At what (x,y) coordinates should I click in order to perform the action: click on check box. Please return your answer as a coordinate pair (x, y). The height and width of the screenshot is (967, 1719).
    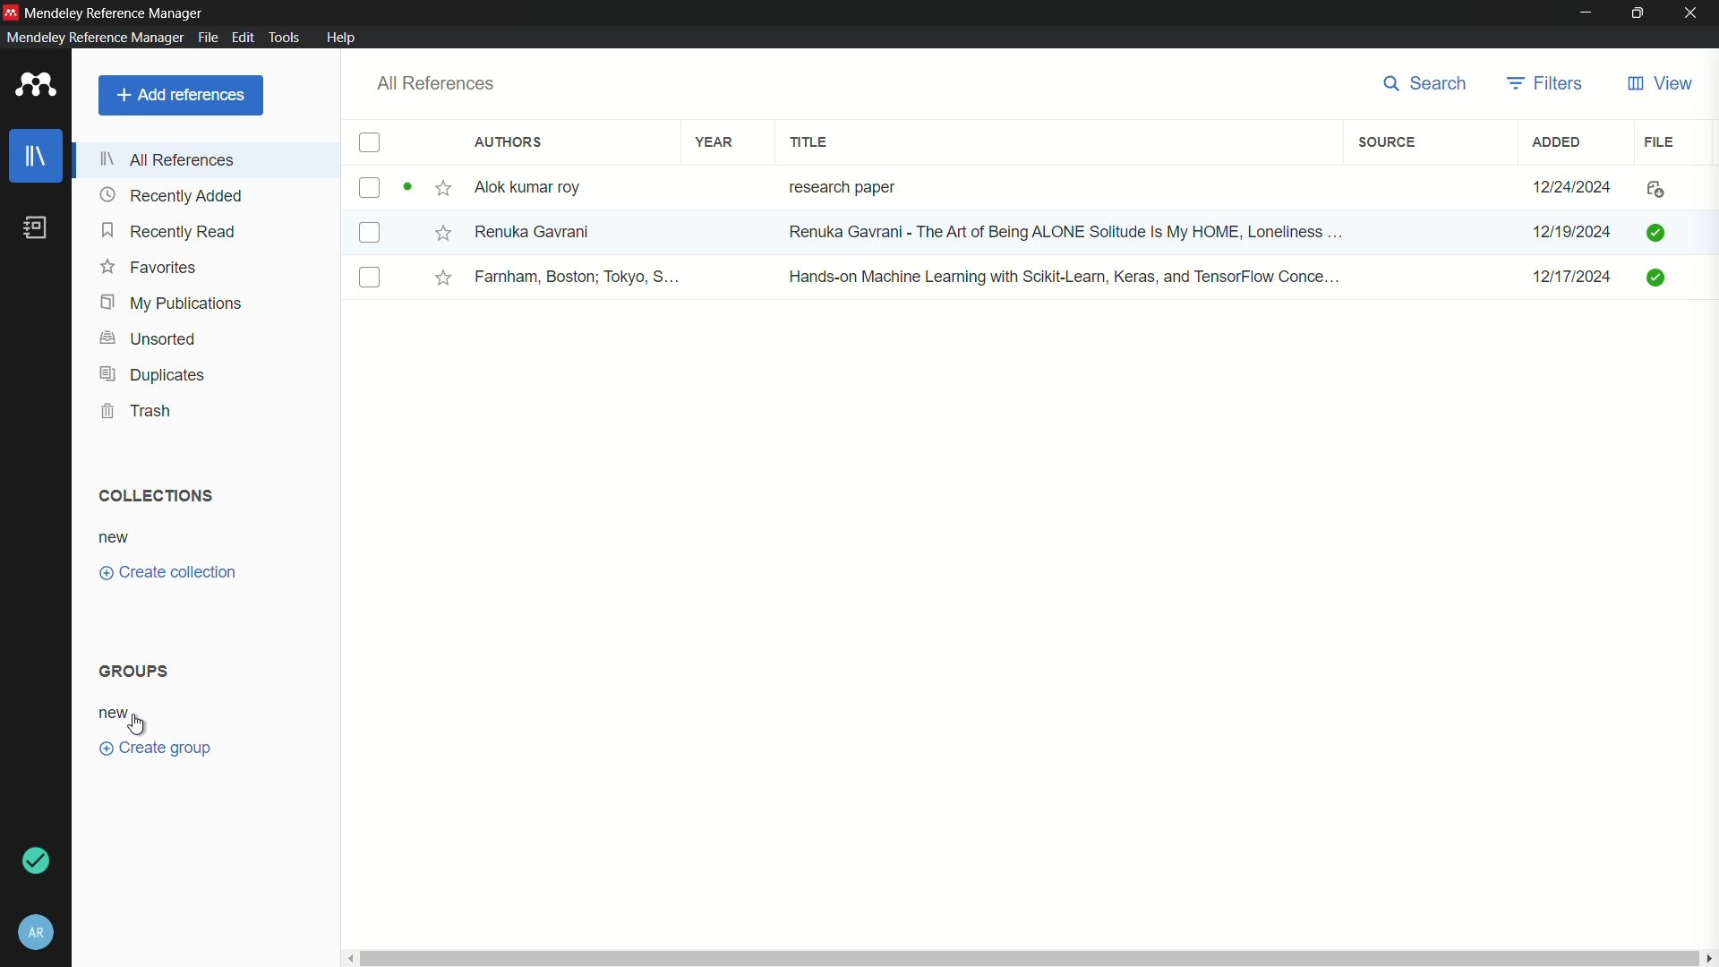
    Looking at the image, I should click on (370, 144).